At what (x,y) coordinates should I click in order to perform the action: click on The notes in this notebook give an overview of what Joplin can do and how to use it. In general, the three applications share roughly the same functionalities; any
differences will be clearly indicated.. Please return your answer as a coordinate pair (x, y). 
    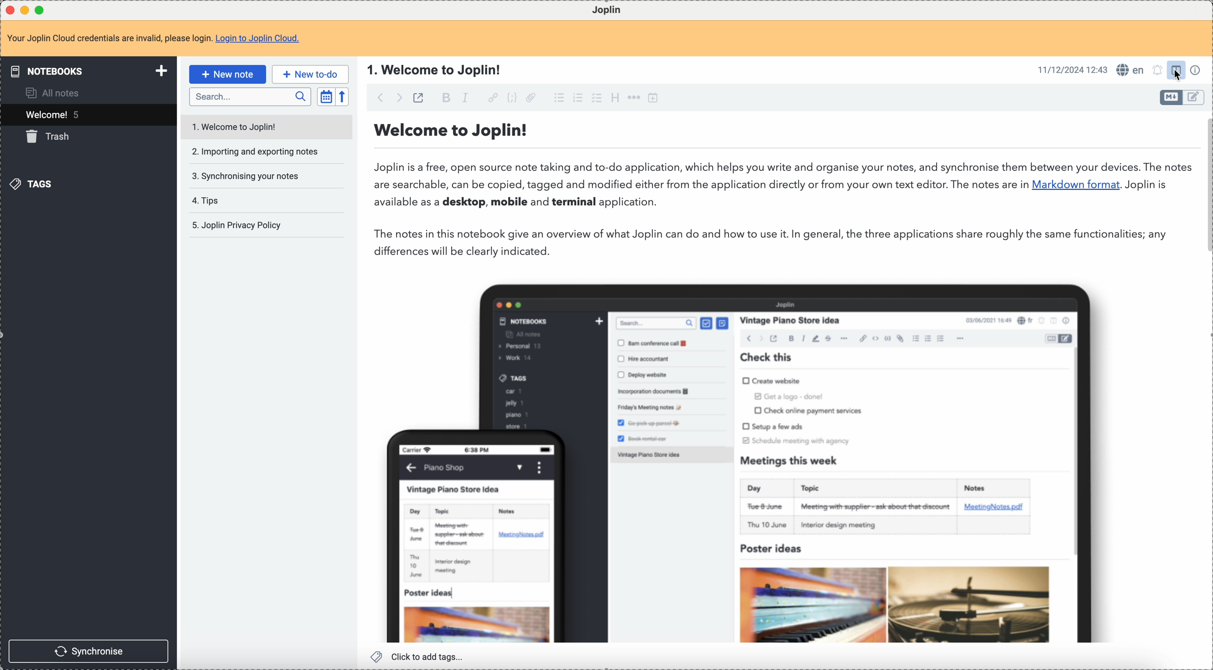
    Looking at the image, I should click on (774, 243).